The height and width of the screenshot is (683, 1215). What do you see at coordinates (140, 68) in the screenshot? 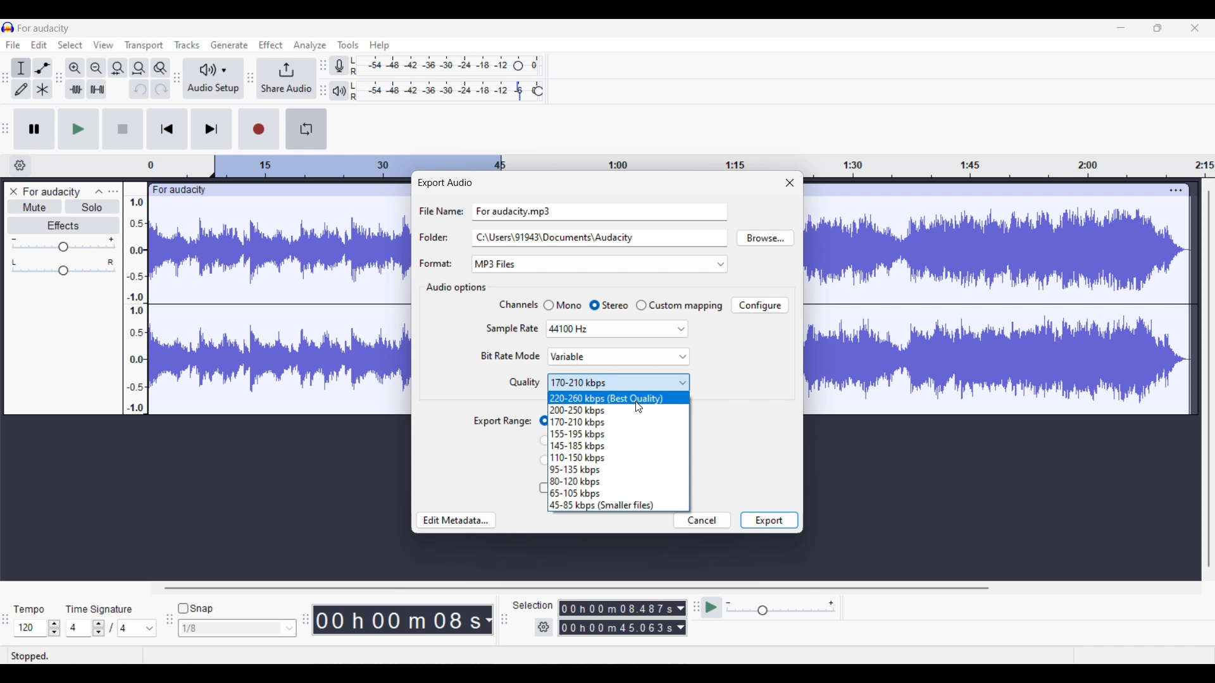
I see `Fit project to width` at bounding box center [140, 68].